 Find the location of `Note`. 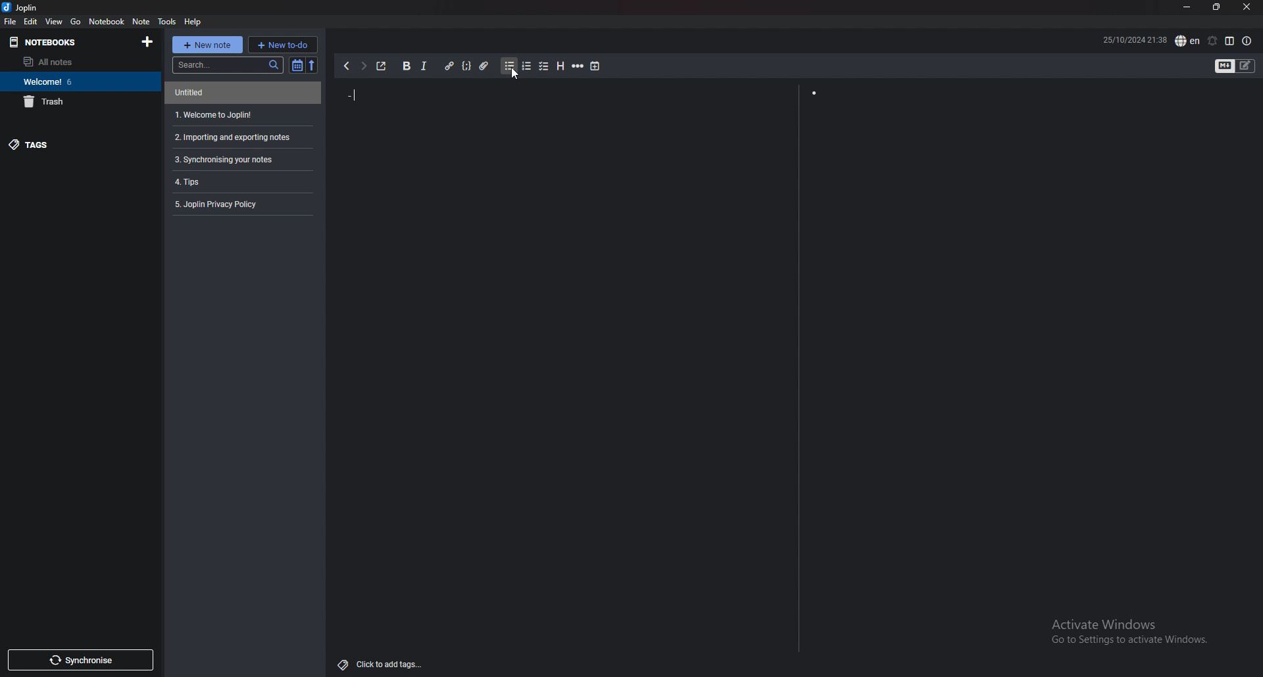

Note is located at coordinates (139, 20).